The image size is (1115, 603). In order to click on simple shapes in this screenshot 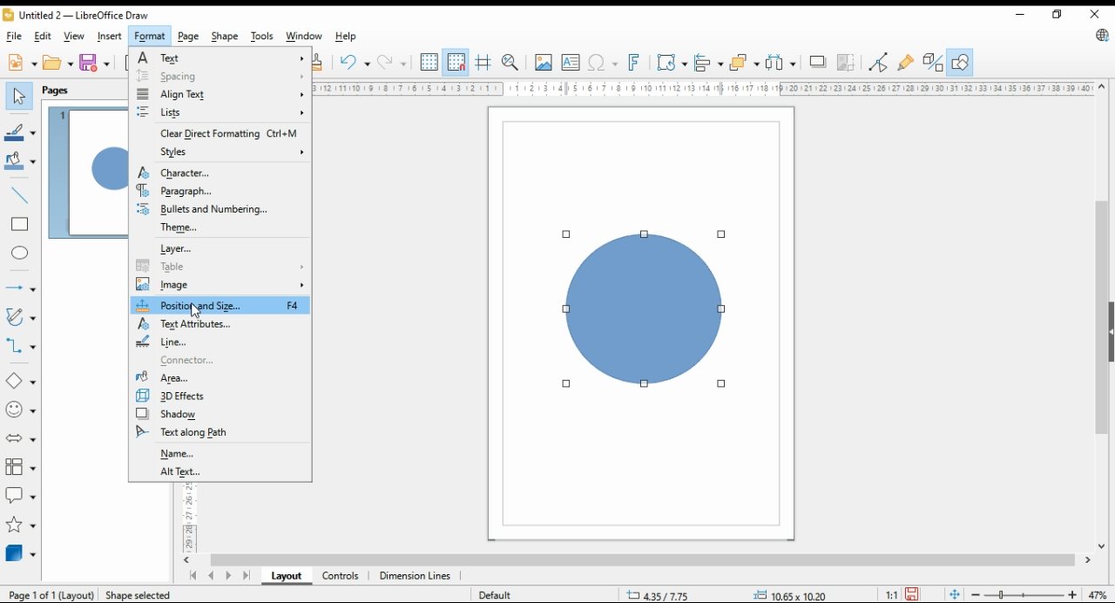, I will do `click(19, 380)`.